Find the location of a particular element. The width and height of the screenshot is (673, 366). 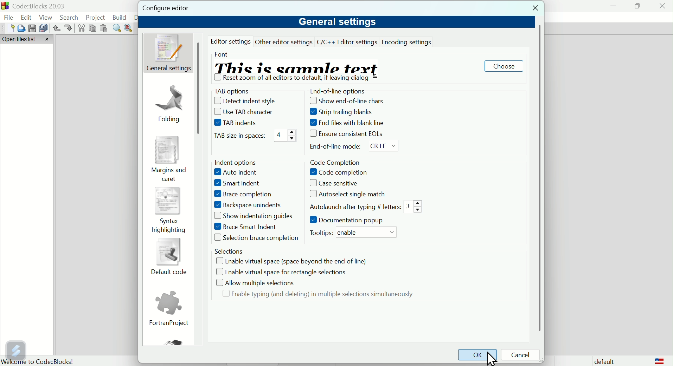

Tab option is located at coordinates (239, 91).